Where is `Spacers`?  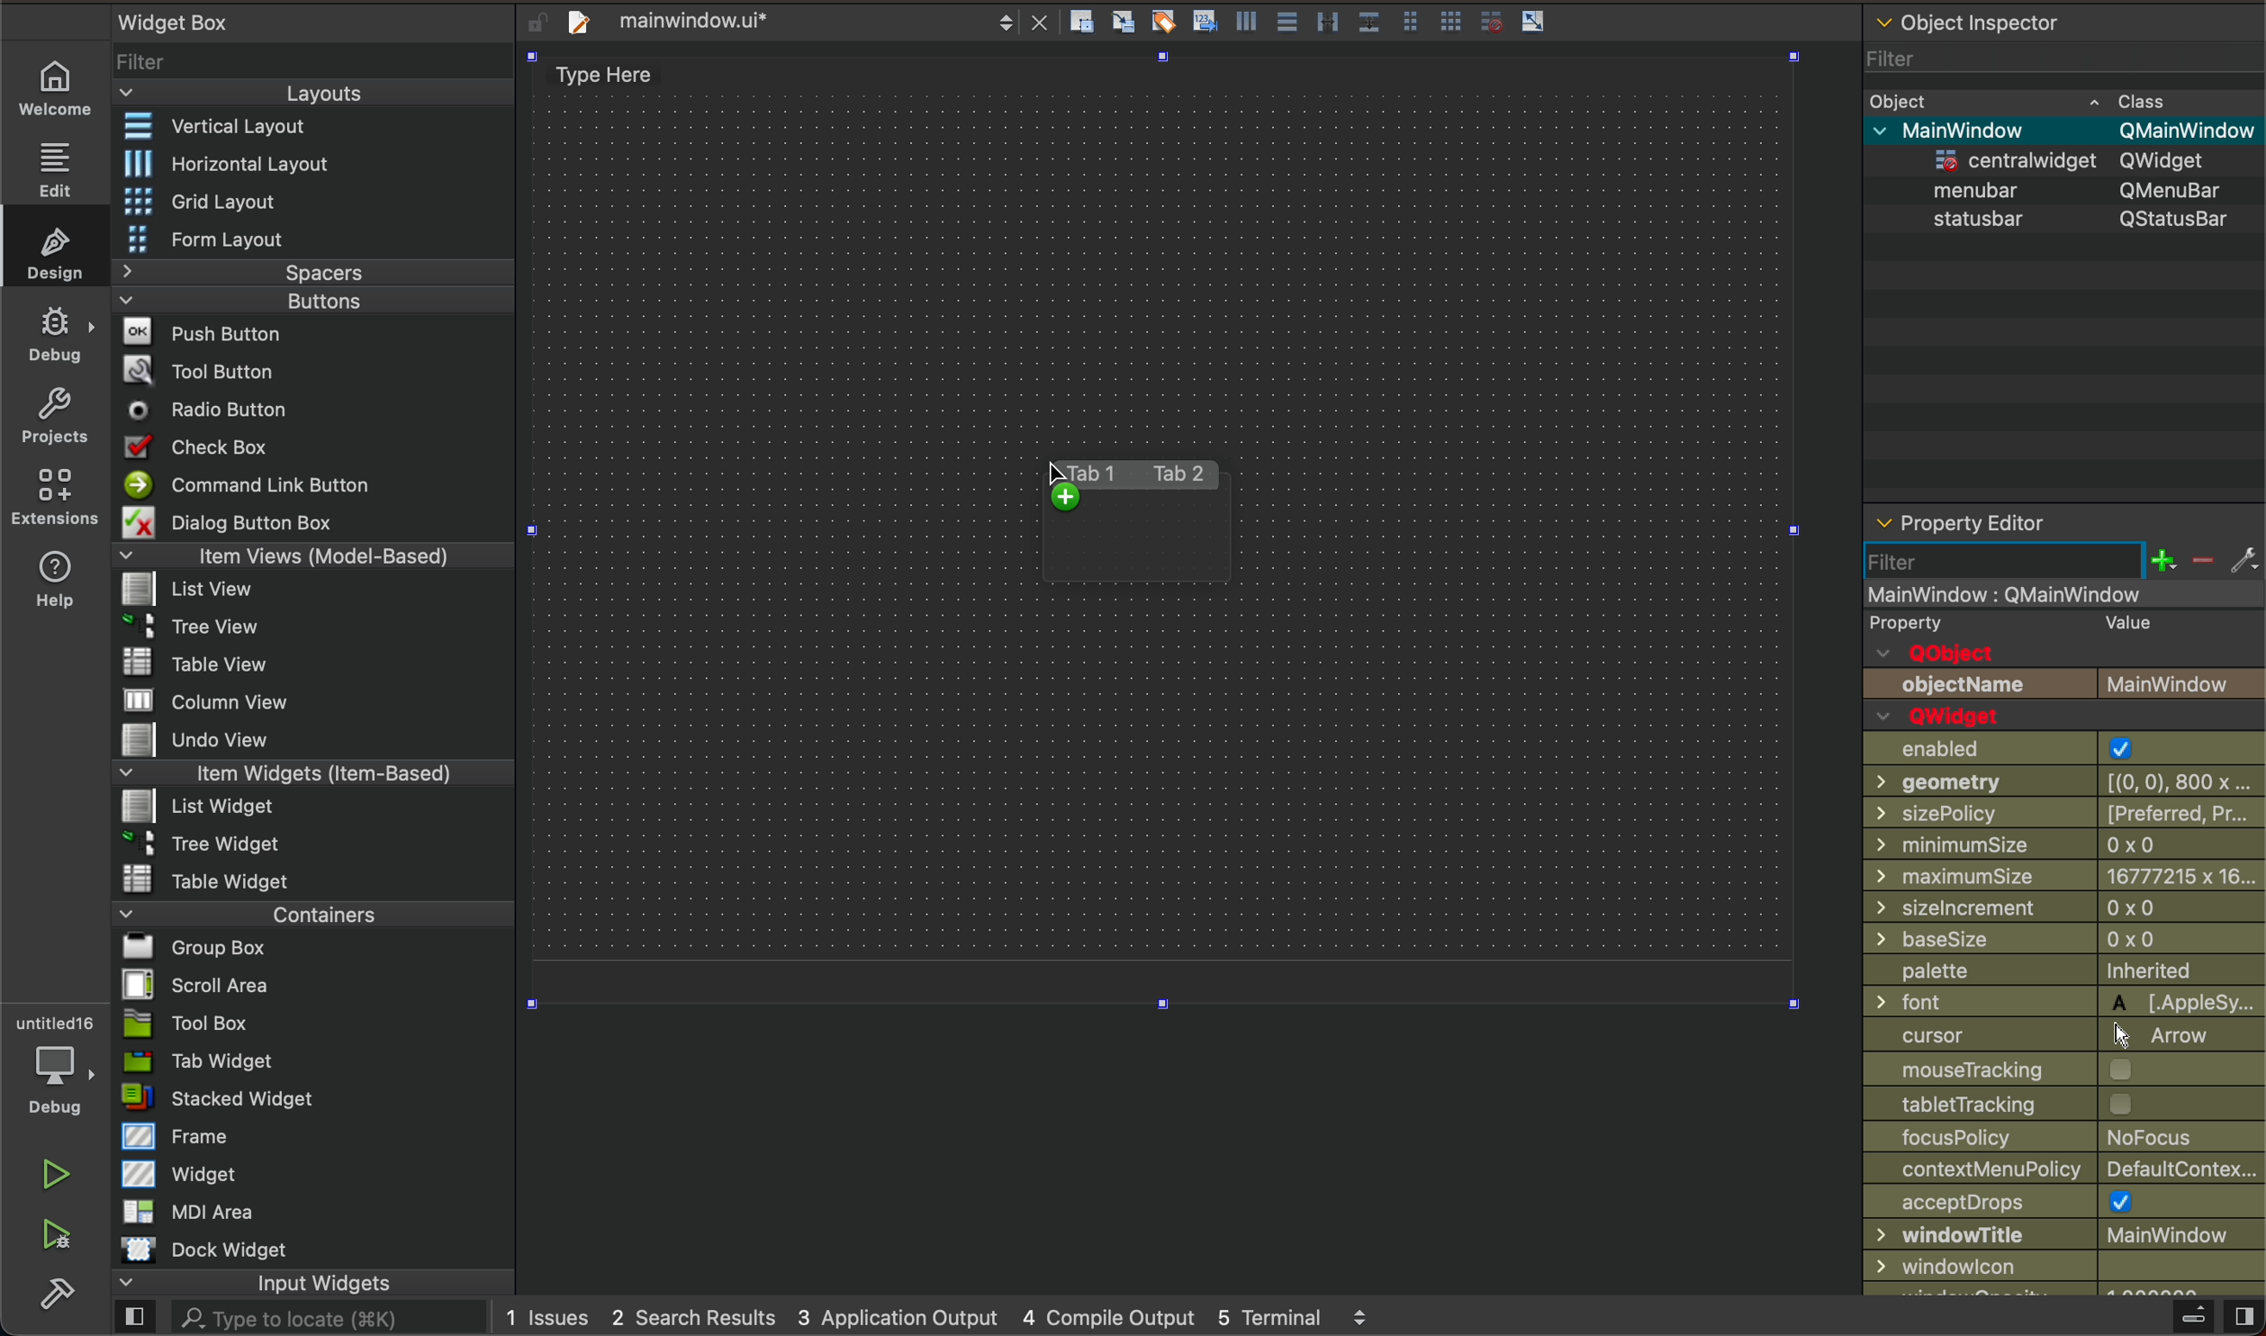
Spacers is located at coordinates (315, 274).